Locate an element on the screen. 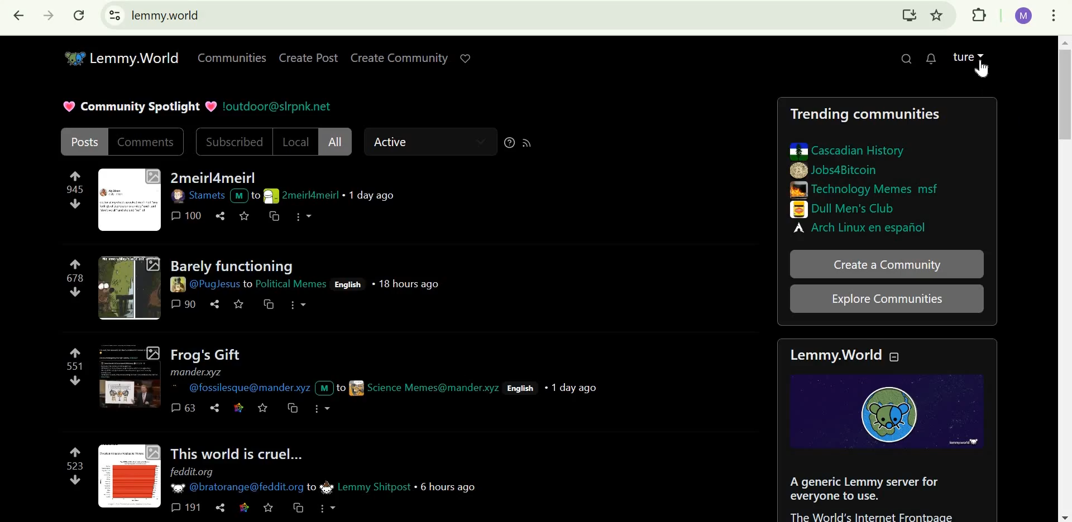  this world is cruel... is located at coordinates (236, 452).